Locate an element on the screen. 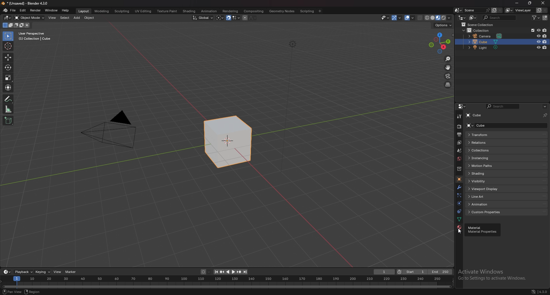  cube is located at coordinates (495, 42).